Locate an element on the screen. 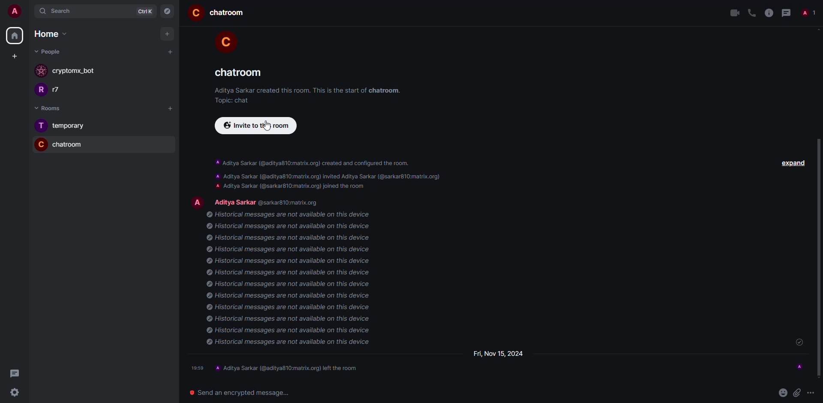 The width and height of the screenshot is (823, 403). voice call is located at coordinates (751, 13).